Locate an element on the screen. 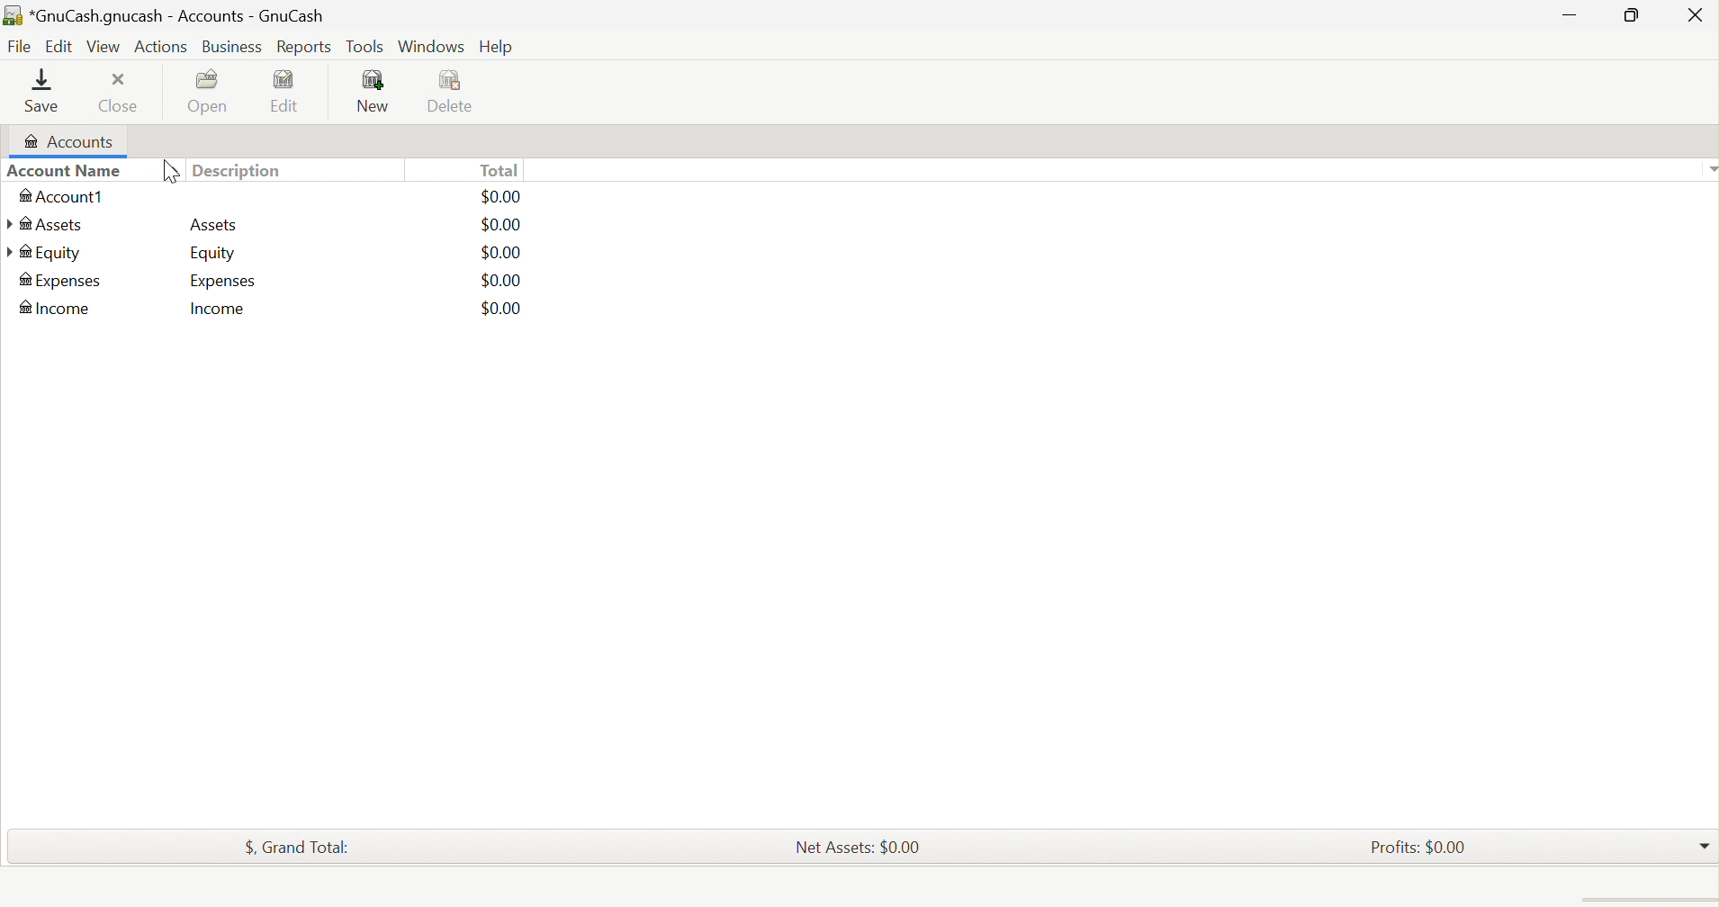 This screenshot has height=907, width=1719. Restore Down is located at coordinates (1628, 15).